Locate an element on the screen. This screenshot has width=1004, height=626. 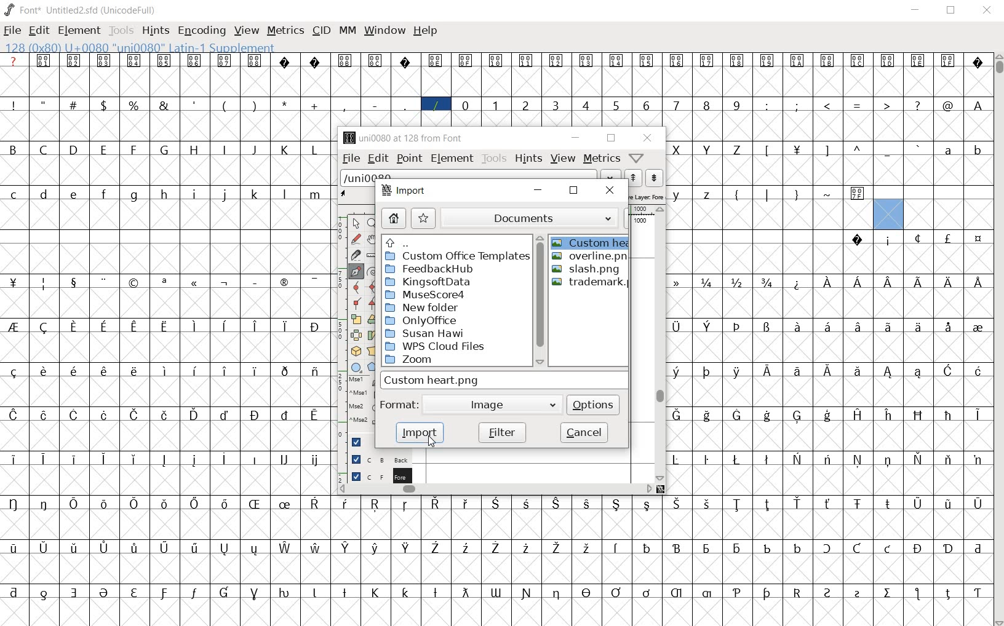
glyph is located at coordinates (647, 593).